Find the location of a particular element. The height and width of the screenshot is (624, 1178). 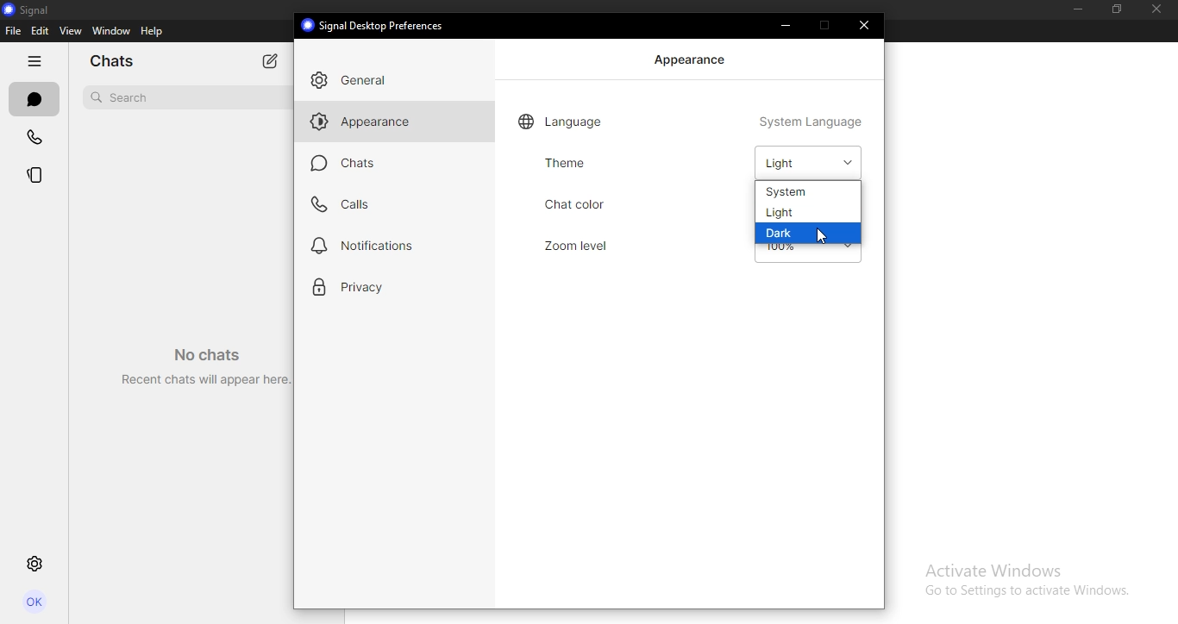

light is located at coordinates (780, 214).